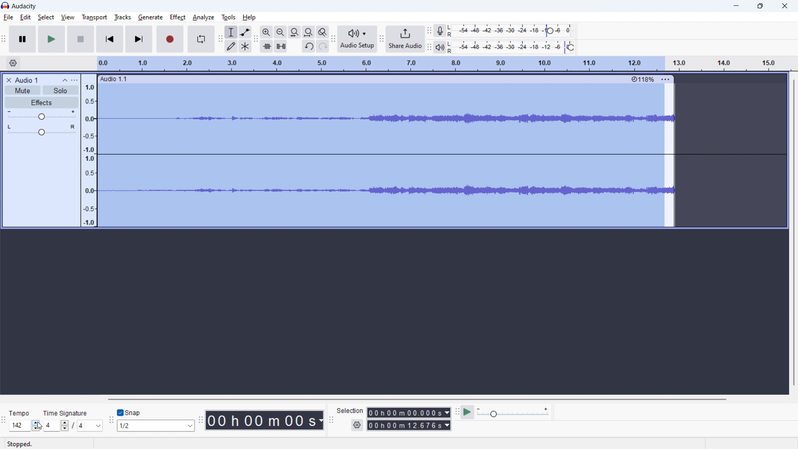  What do you see at coordinates (382, 39) in the screenshot?
I see `share audio toolbar` at bounding box center [382, 39].